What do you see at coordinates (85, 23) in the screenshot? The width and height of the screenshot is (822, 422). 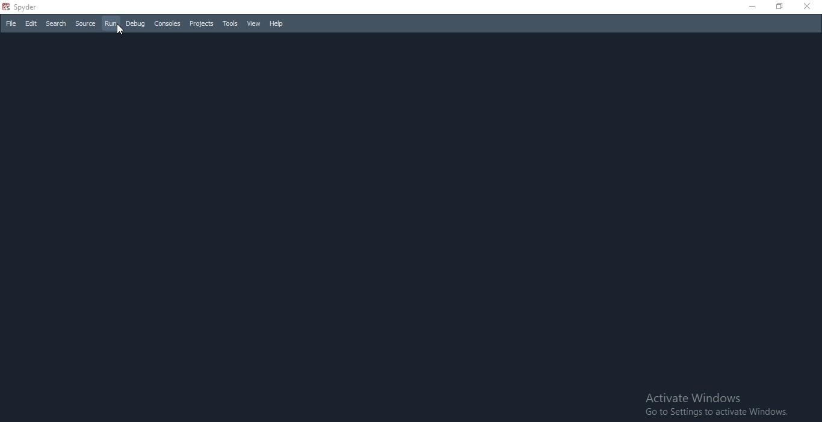 I see `Source` at bounding box center [85, 23].